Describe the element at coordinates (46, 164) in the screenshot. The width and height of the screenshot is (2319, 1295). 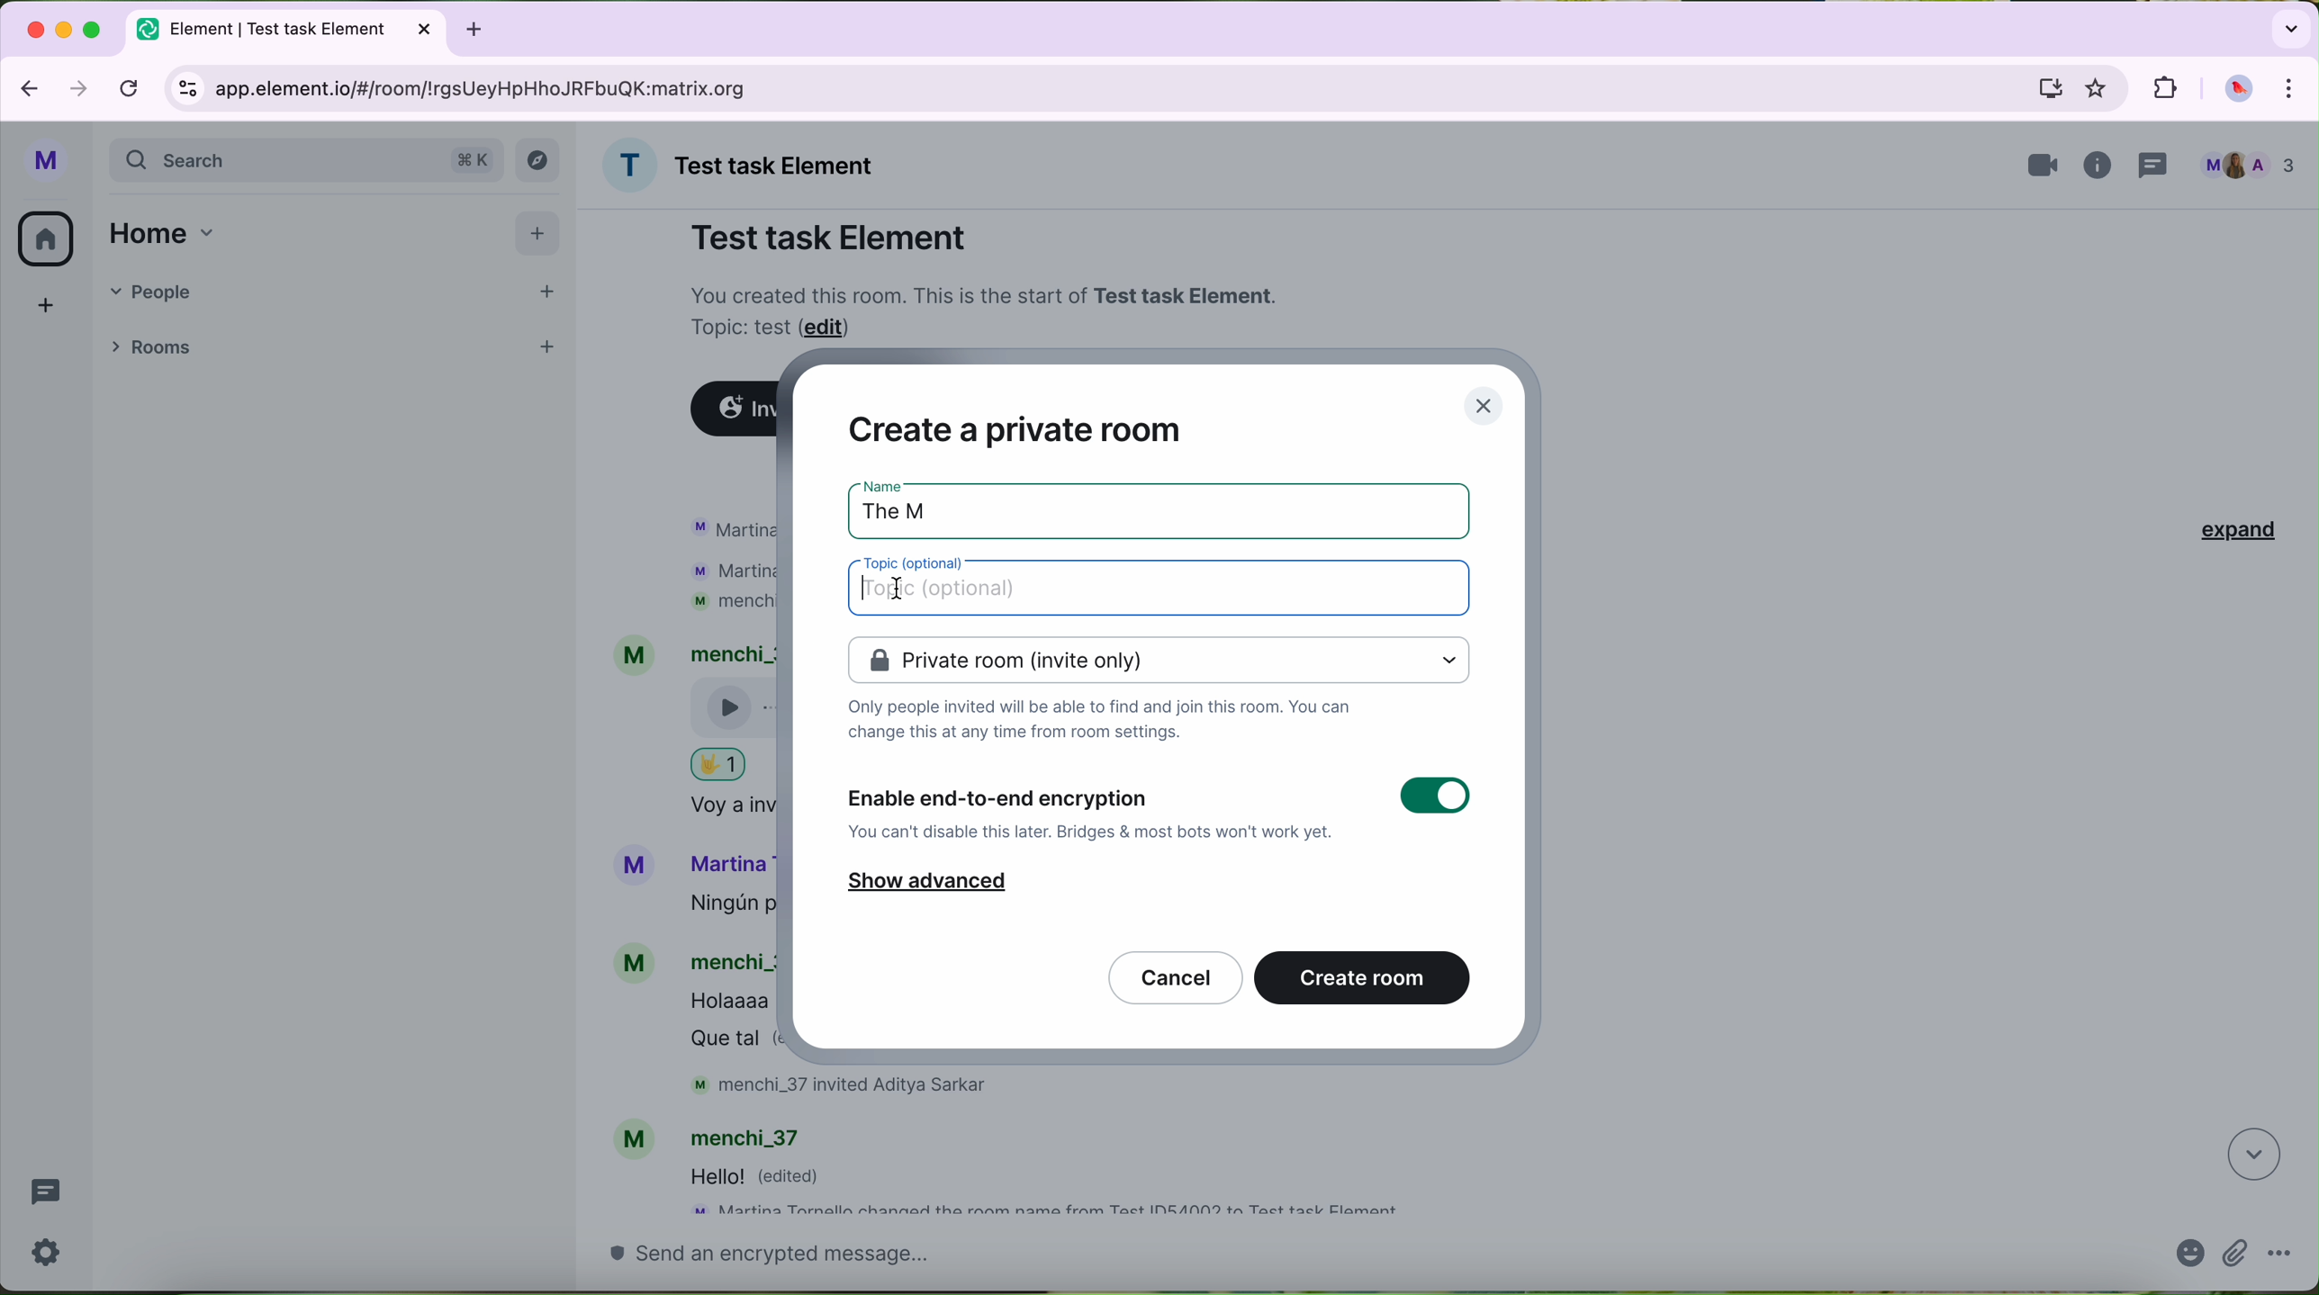
I see `profile` at that location.